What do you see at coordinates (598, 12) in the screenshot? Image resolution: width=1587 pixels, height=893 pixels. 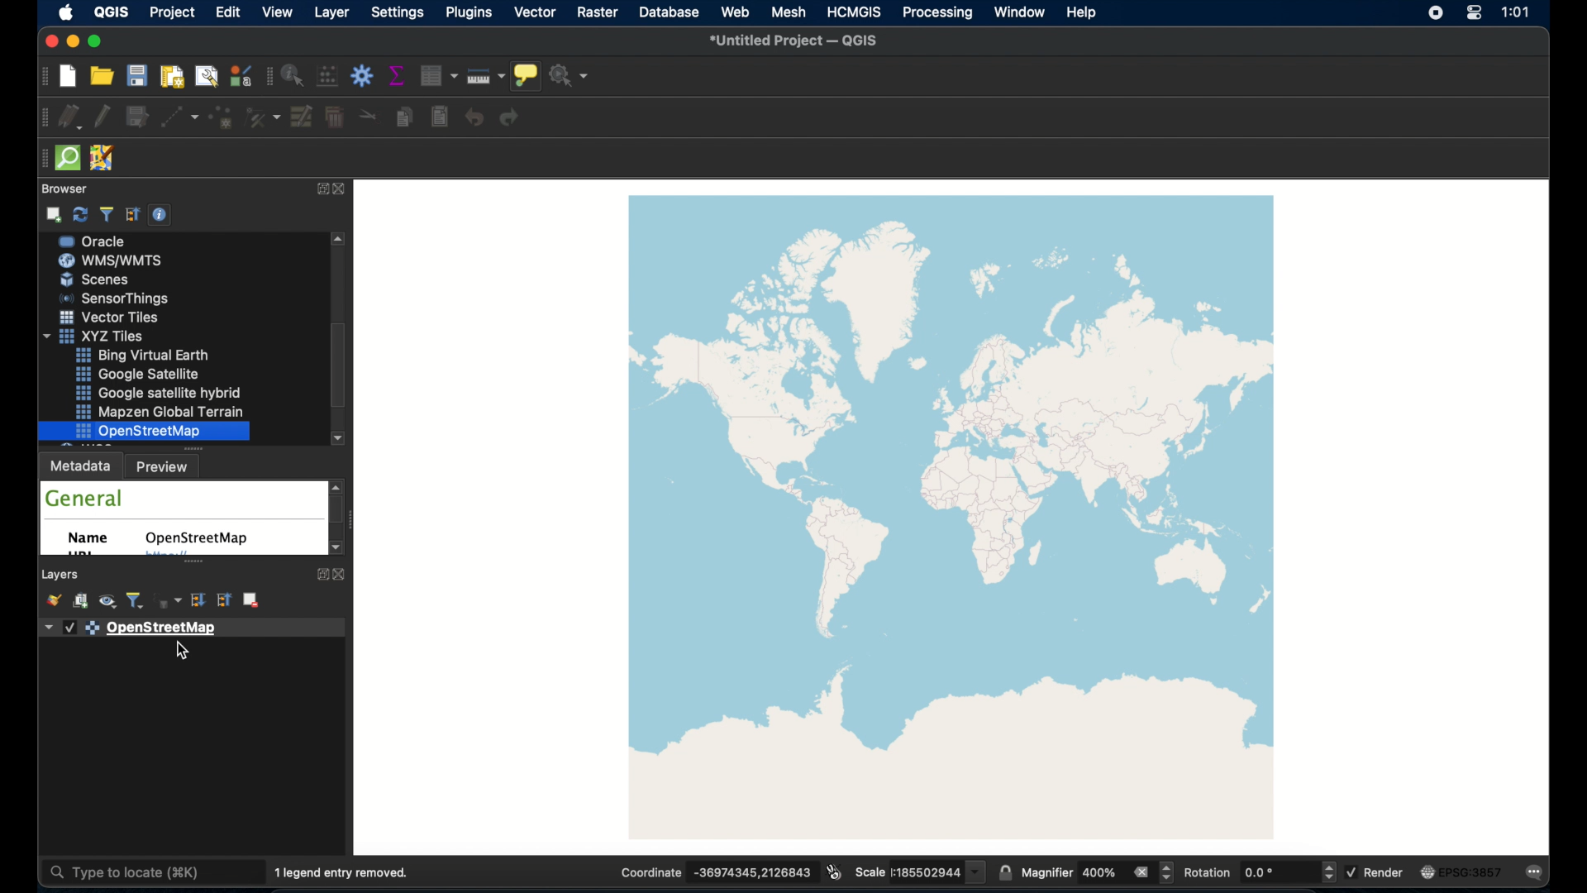 I see `raster` at bounding box center [598, 12].